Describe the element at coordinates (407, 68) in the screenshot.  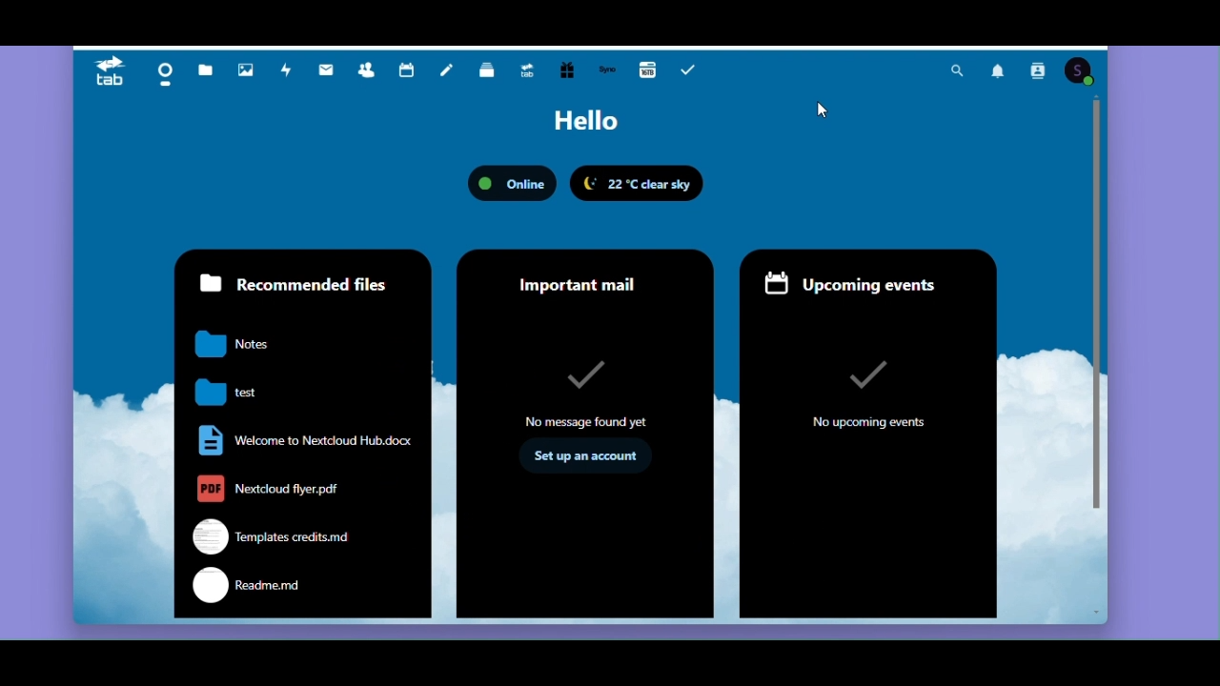
I see `Calendar` at that location.